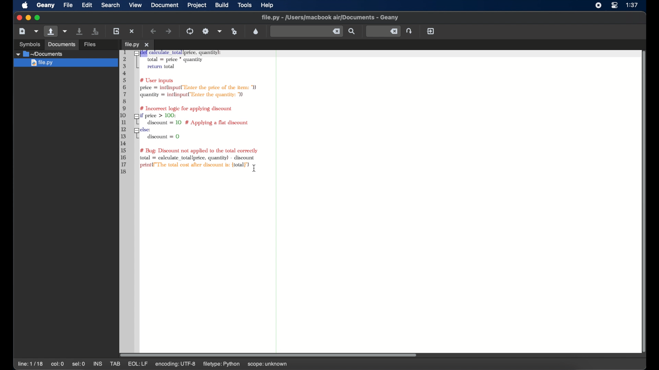 This screenshot has height=370, width=659. Describe the element at coordinates (220, 31) in the screenshot. I see `choose more build actions` at that location.